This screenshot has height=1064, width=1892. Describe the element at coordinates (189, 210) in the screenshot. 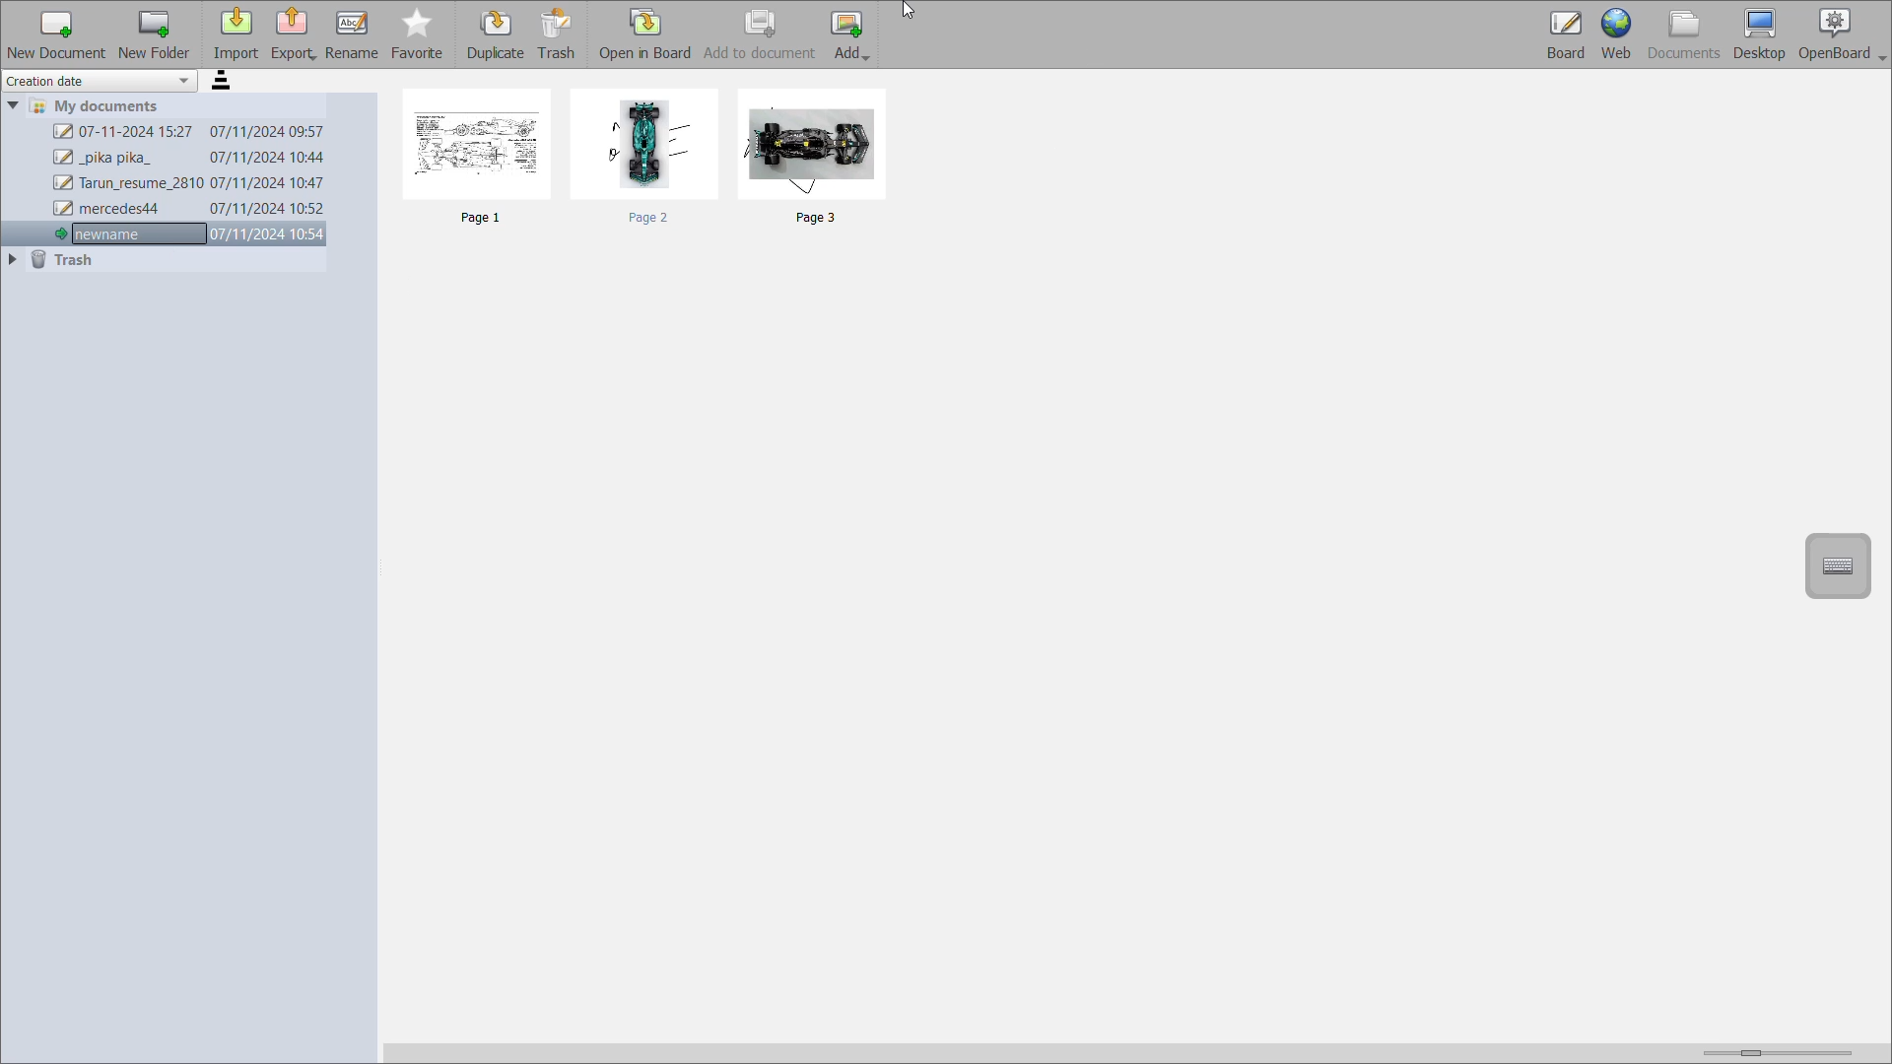

I see `mercedes44 07/11/2024 10:52` at that location.